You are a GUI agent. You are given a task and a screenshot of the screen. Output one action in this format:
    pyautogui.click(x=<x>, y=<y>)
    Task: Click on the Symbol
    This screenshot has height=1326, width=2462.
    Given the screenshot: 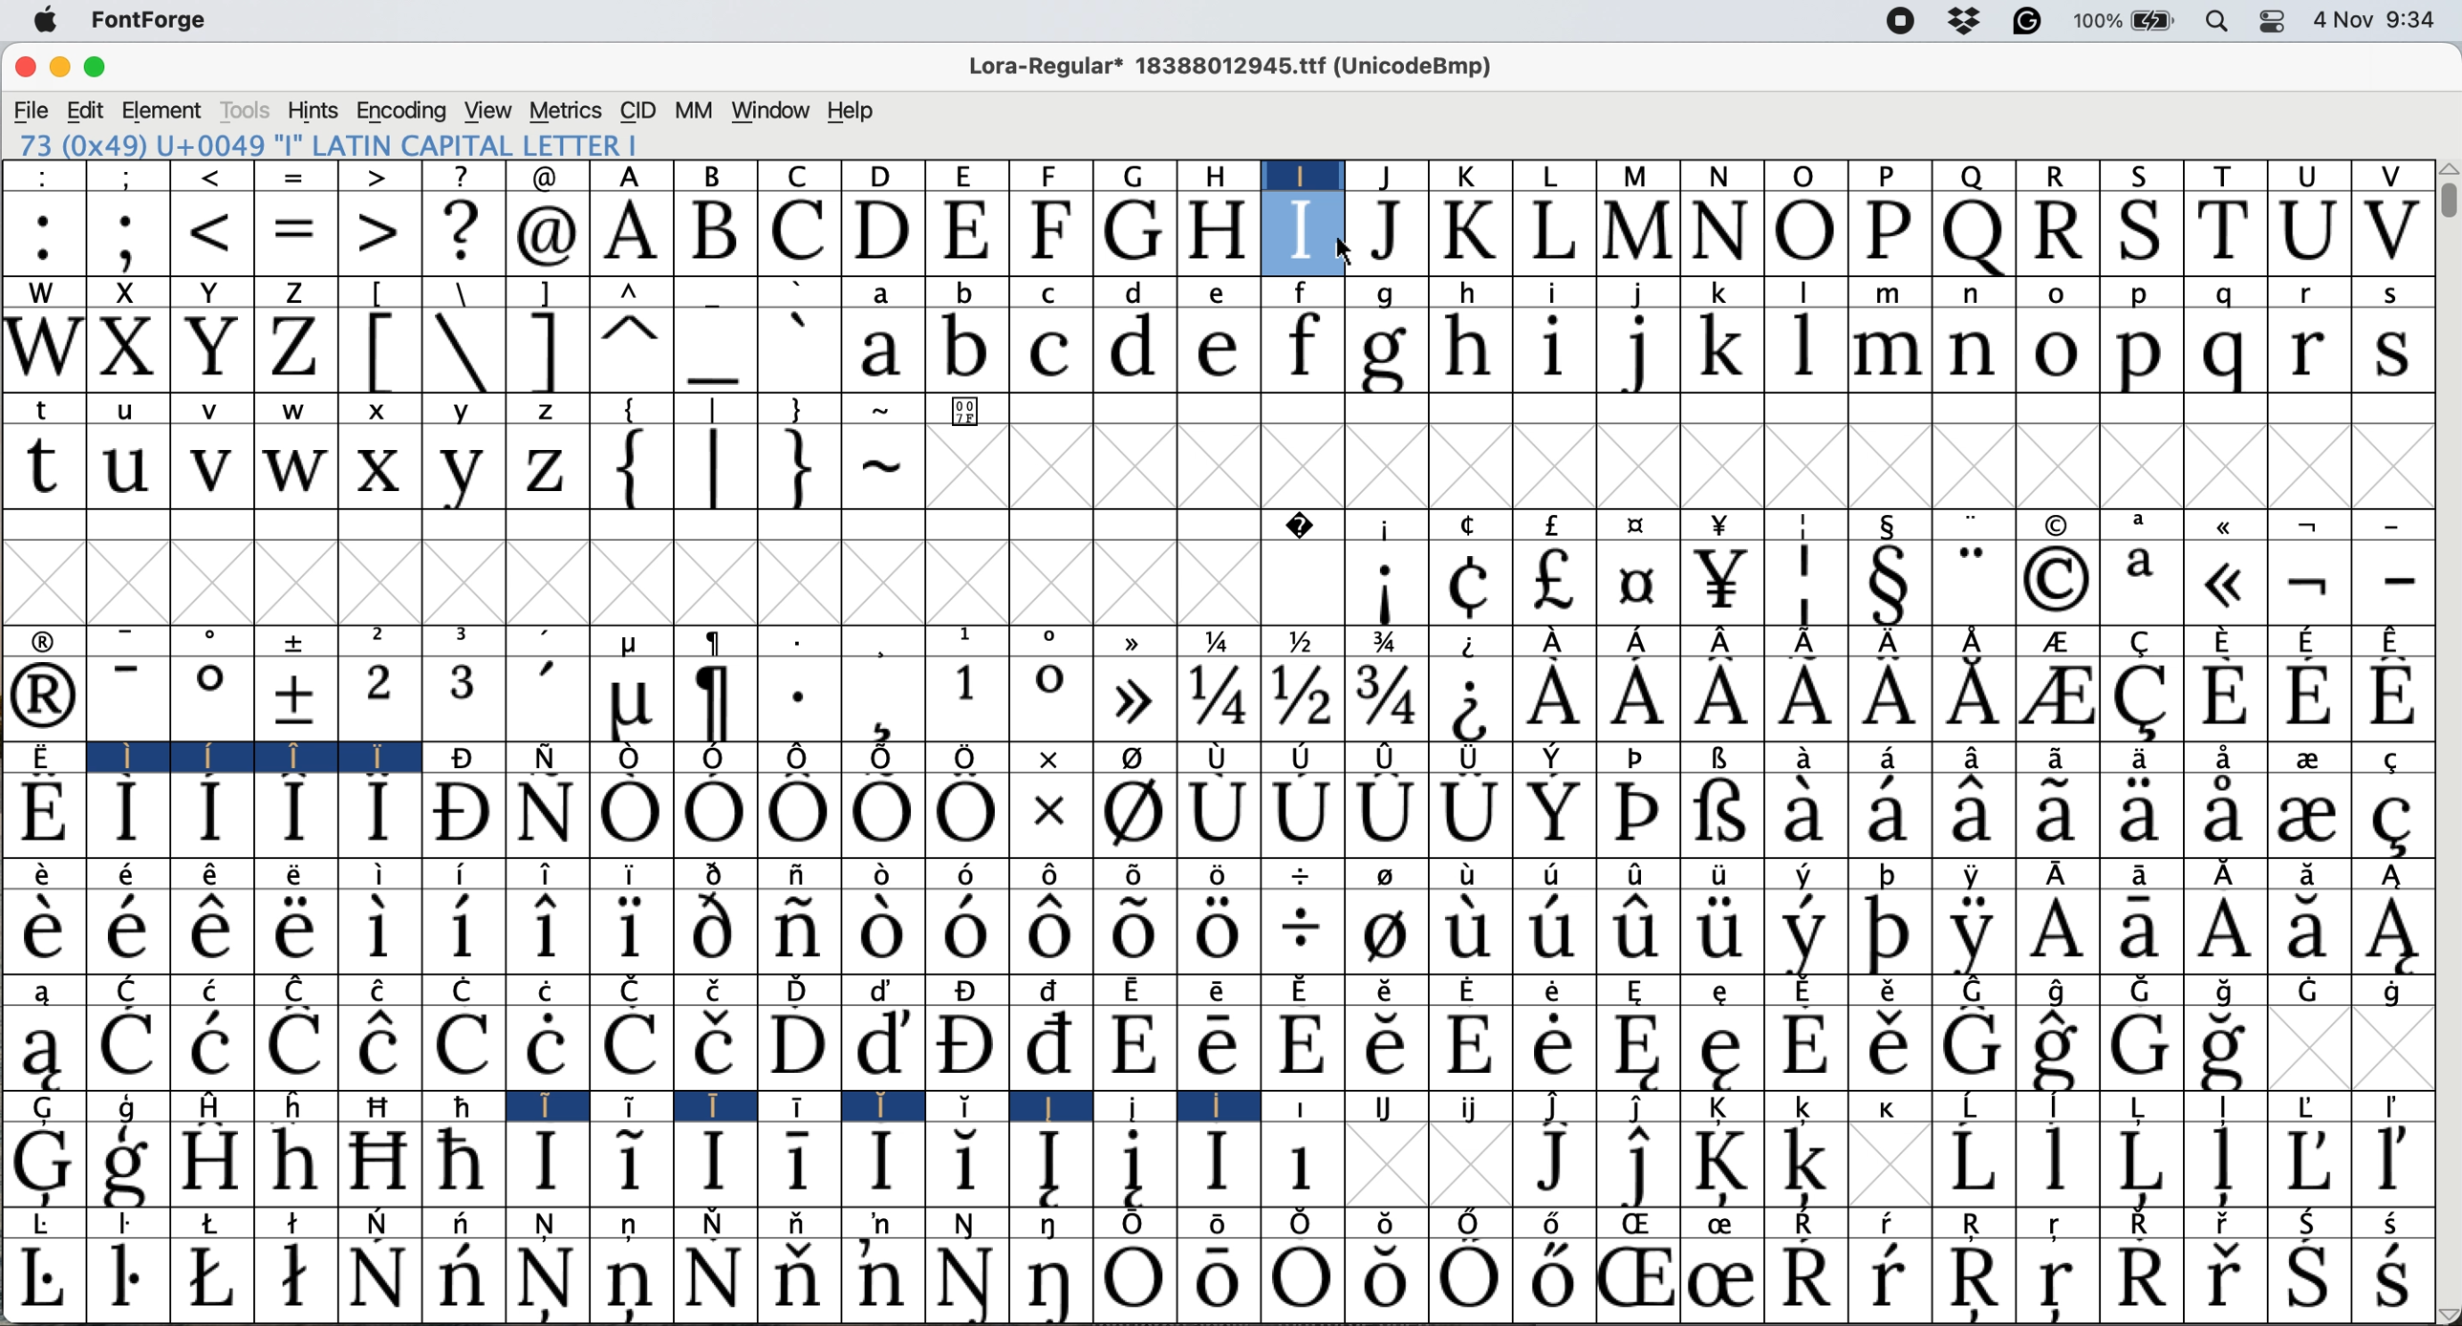 What is the action you would take?
    pyautogui.click(x=1638, y=874)
    